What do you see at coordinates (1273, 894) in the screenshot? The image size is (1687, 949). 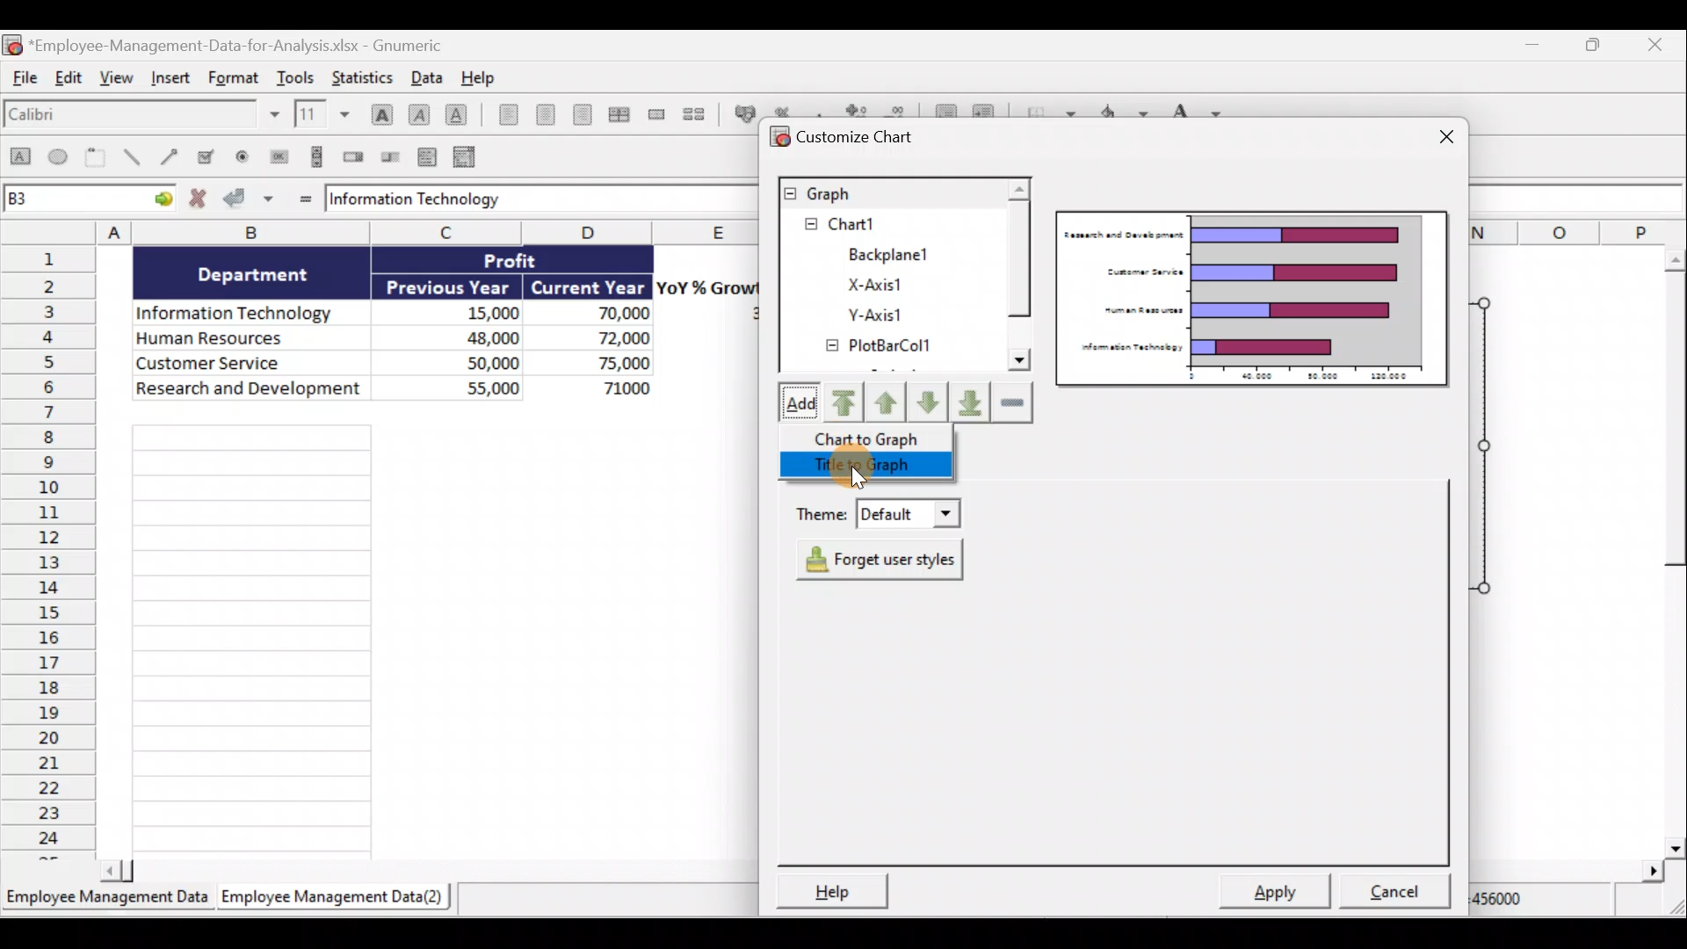 I see `Apply` at bounding box center [1273, 894].